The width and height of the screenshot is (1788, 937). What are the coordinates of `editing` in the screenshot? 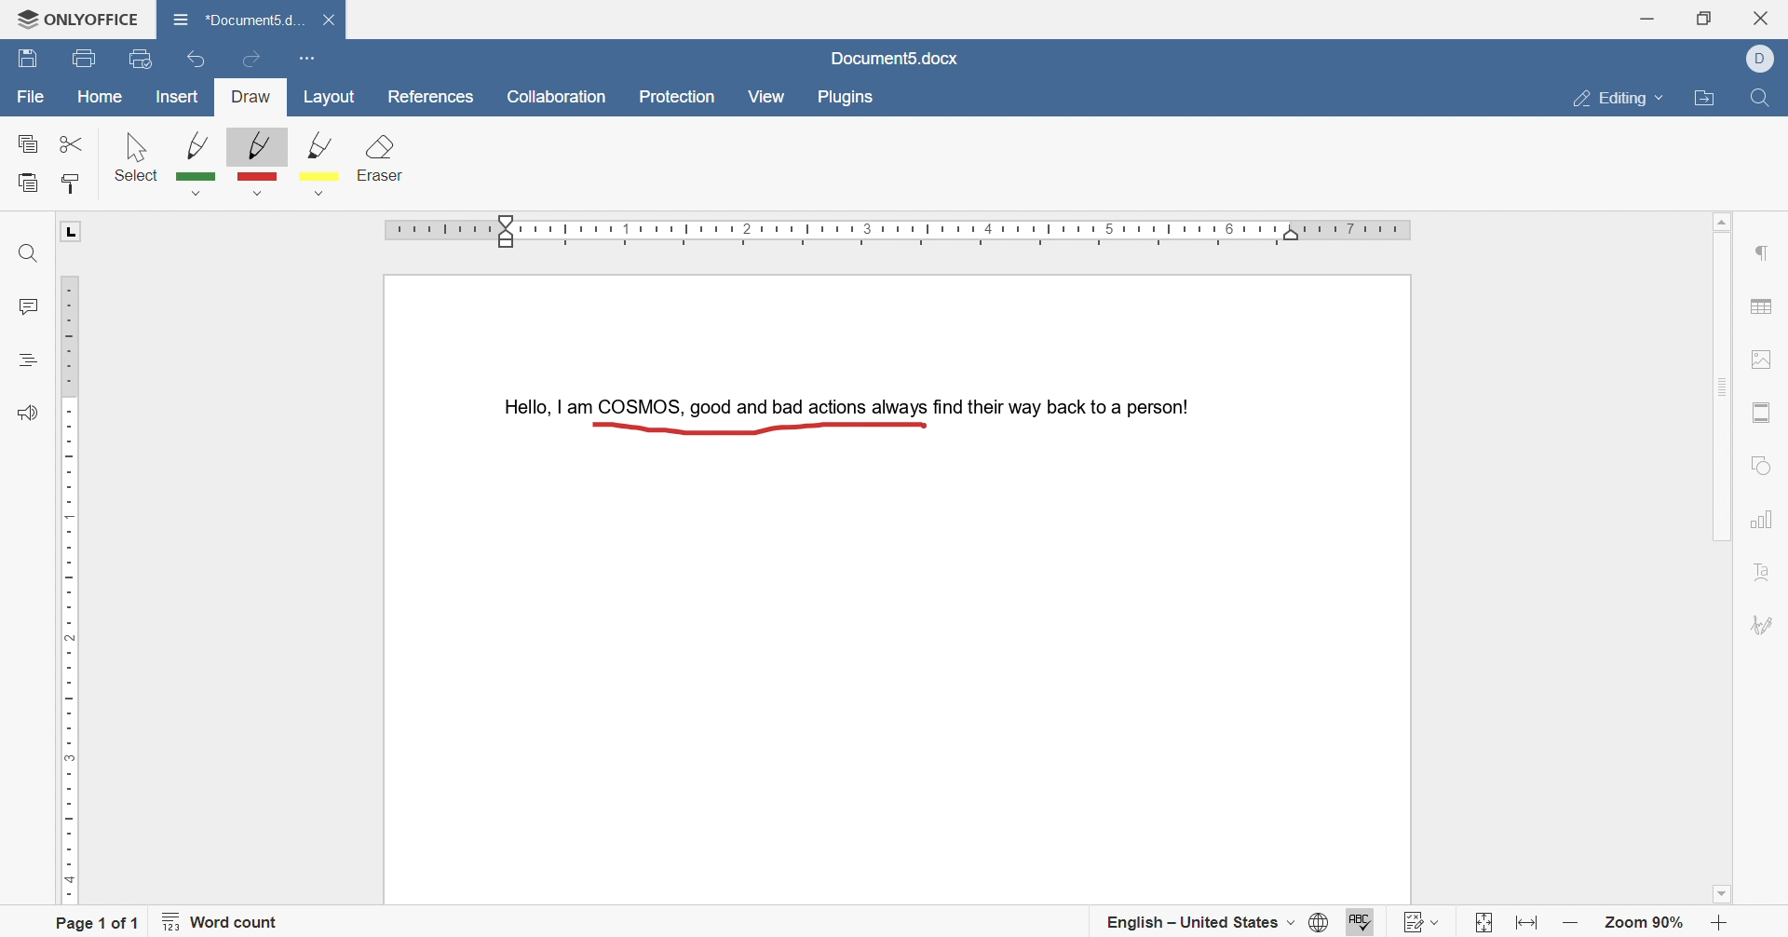 It's located at (1619, 96).